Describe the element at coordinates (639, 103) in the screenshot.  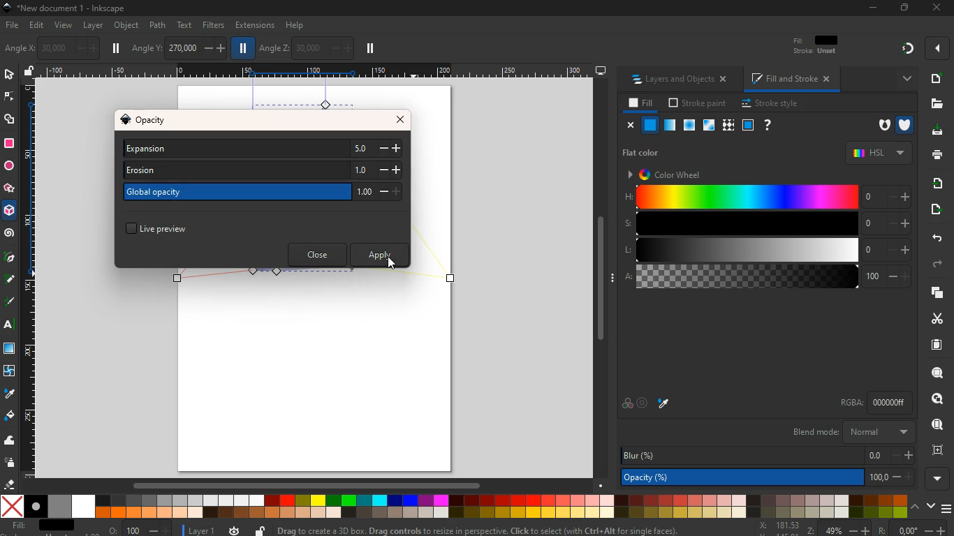
I see `fill` at that location.